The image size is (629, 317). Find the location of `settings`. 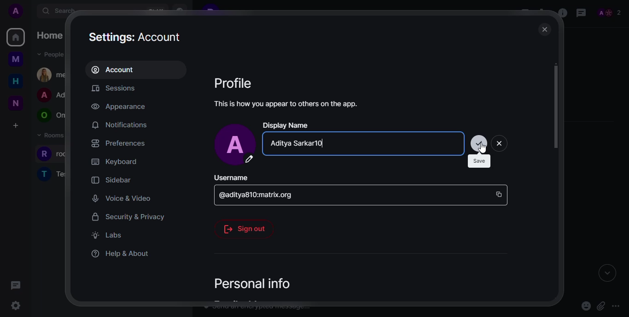

settings is located at coordinates (136, 36).